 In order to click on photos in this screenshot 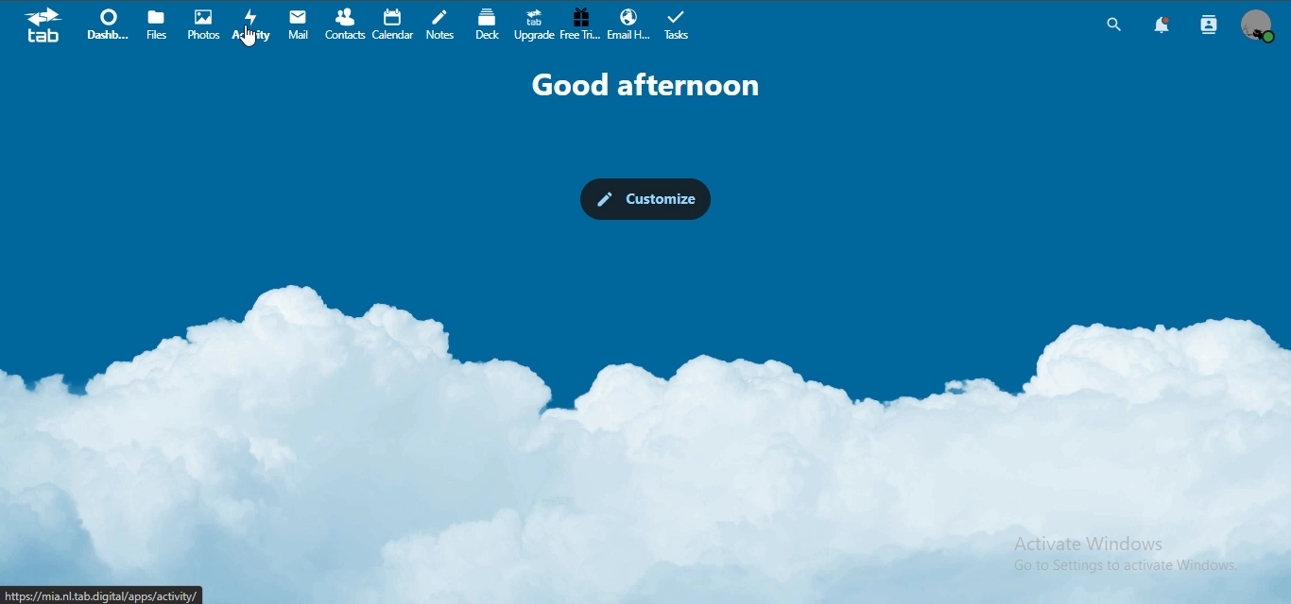, I will do `click(202, 24)`.